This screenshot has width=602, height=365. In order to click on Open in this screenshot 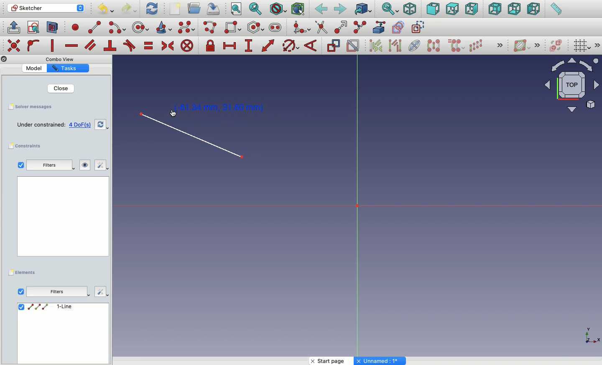, I will do `click(195, 8)`.